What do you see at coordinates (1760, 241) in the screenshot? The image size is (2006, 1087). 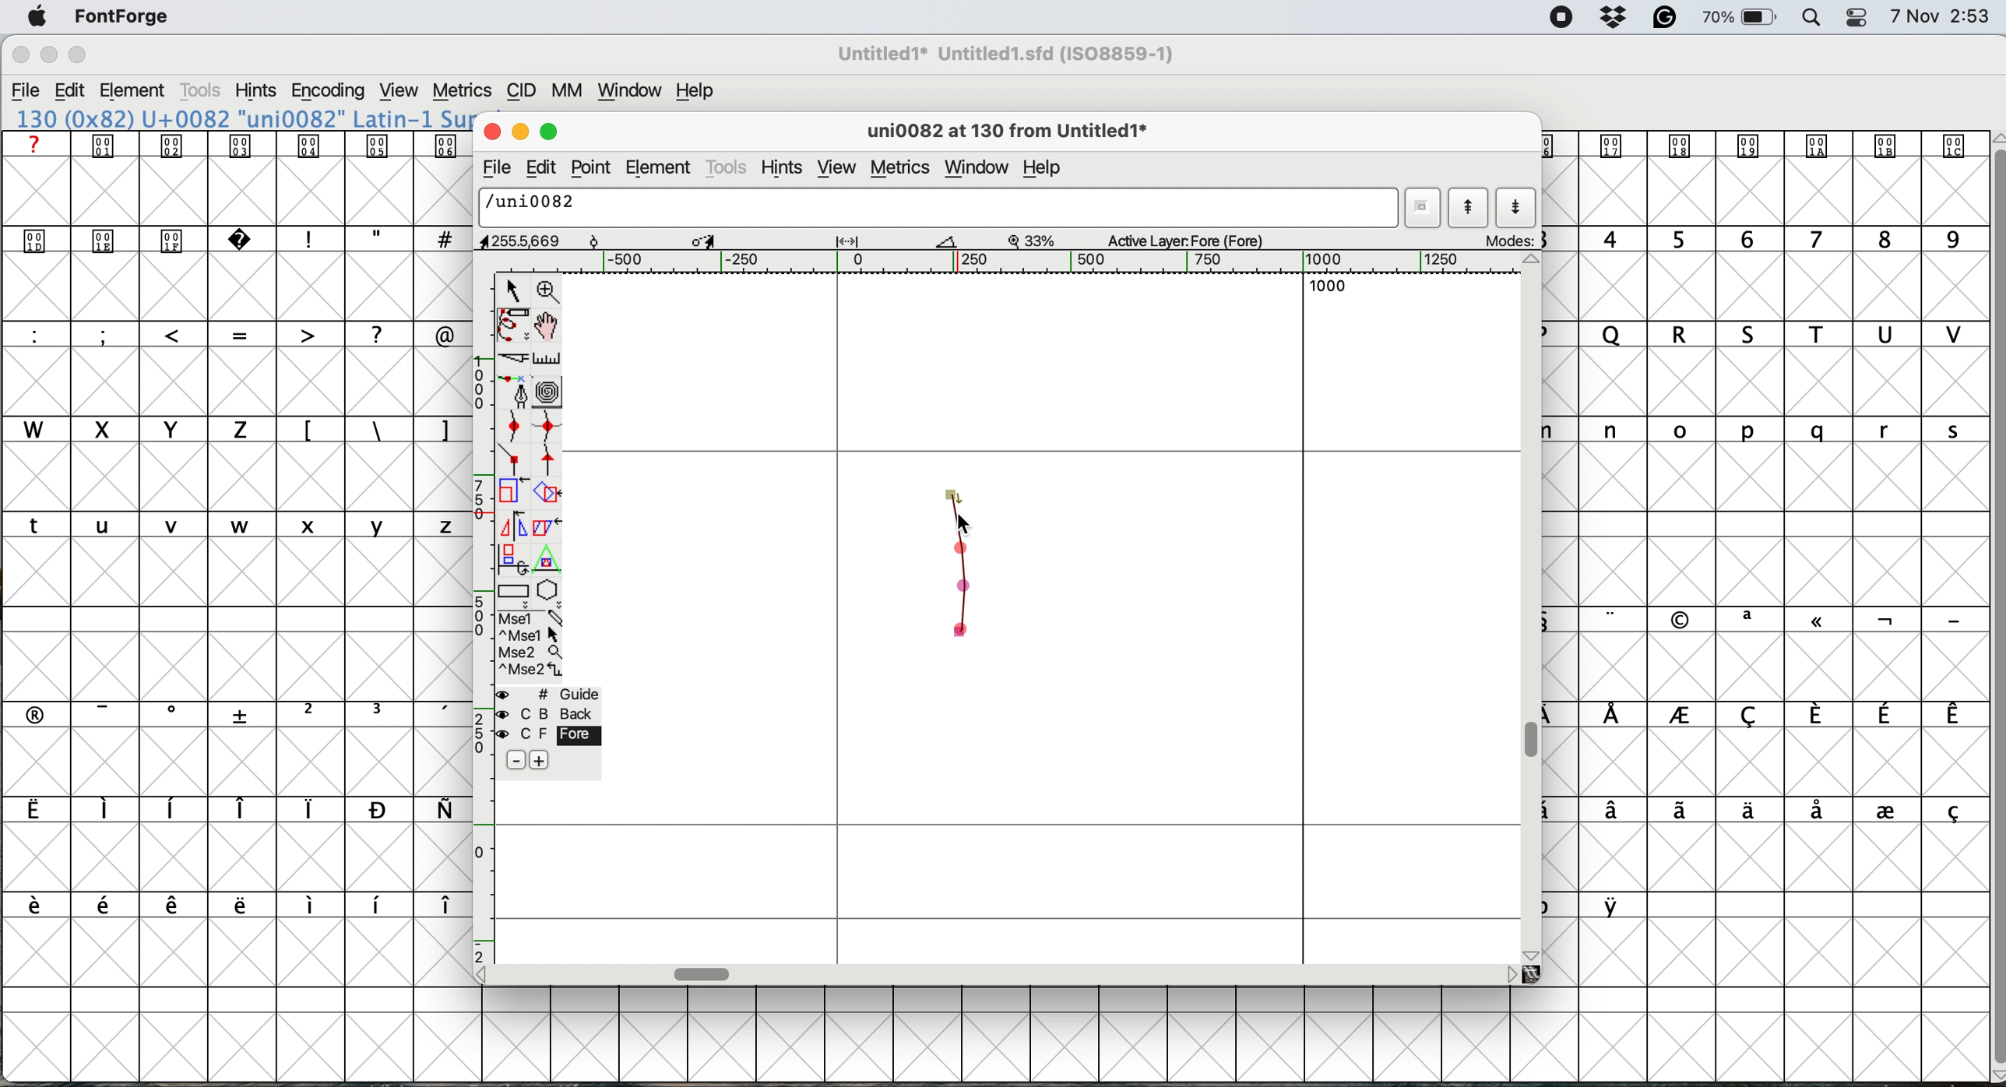 I see `digits` at bounding box center [1760, 241].